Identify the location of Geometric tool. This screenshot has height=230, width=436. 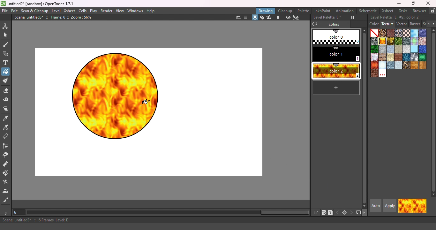
(6, 54).